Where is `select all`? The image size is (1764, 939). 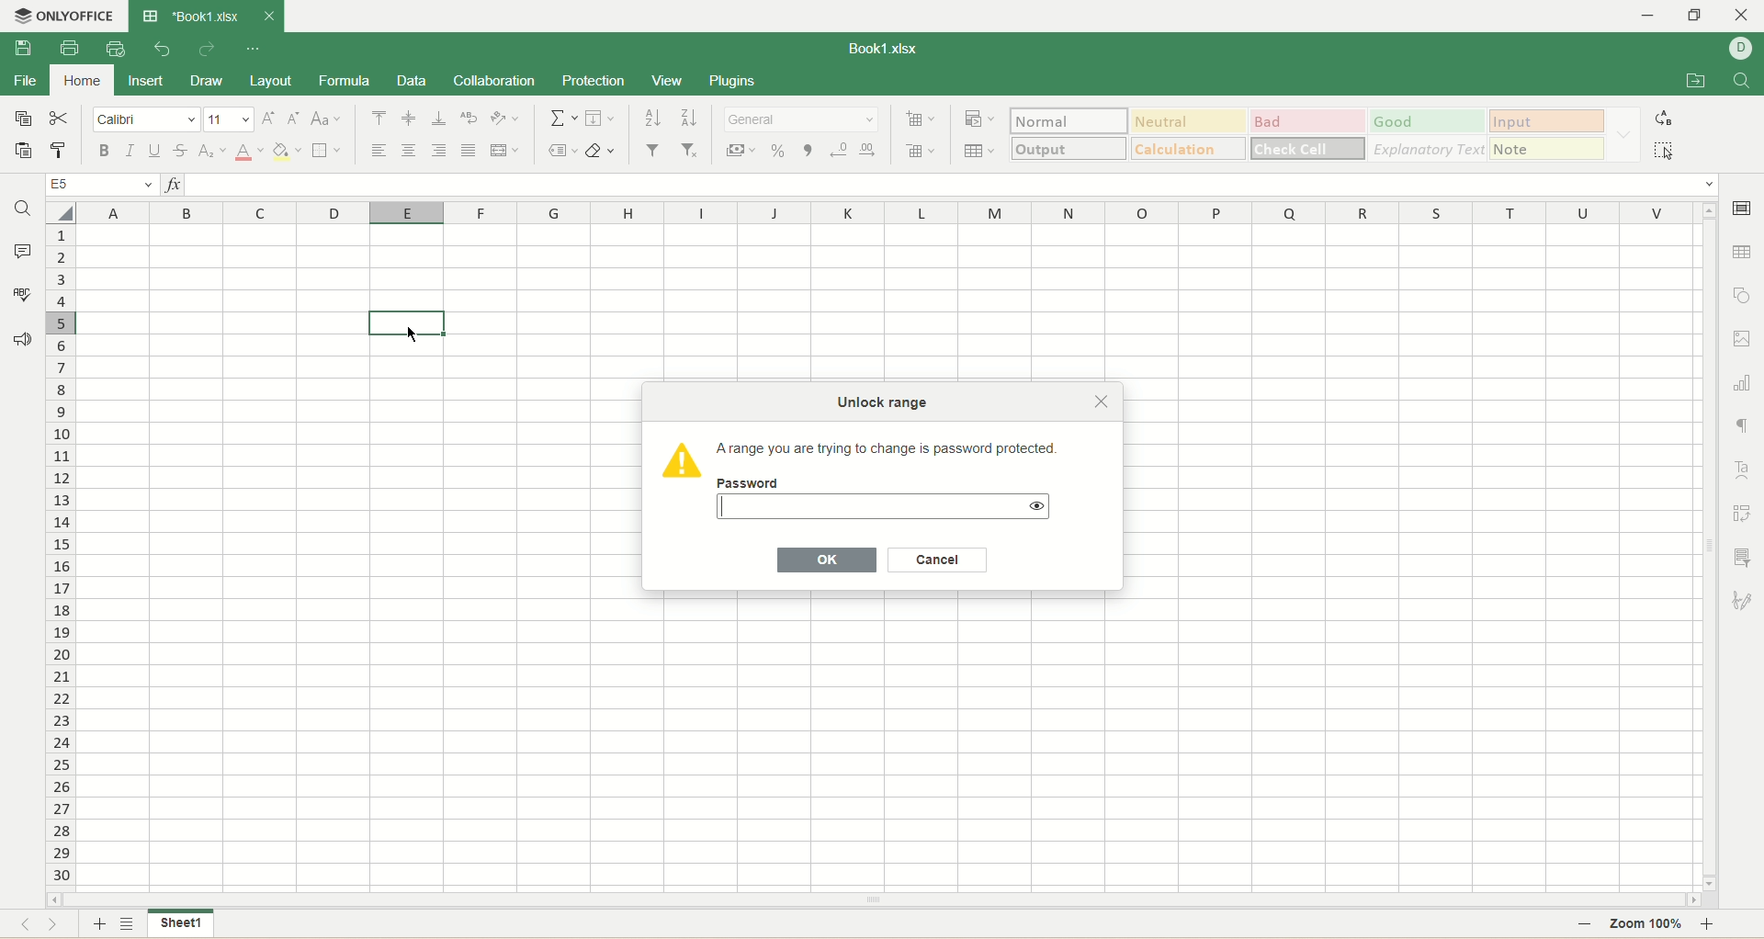
select all is located at coordinates (61, 213).